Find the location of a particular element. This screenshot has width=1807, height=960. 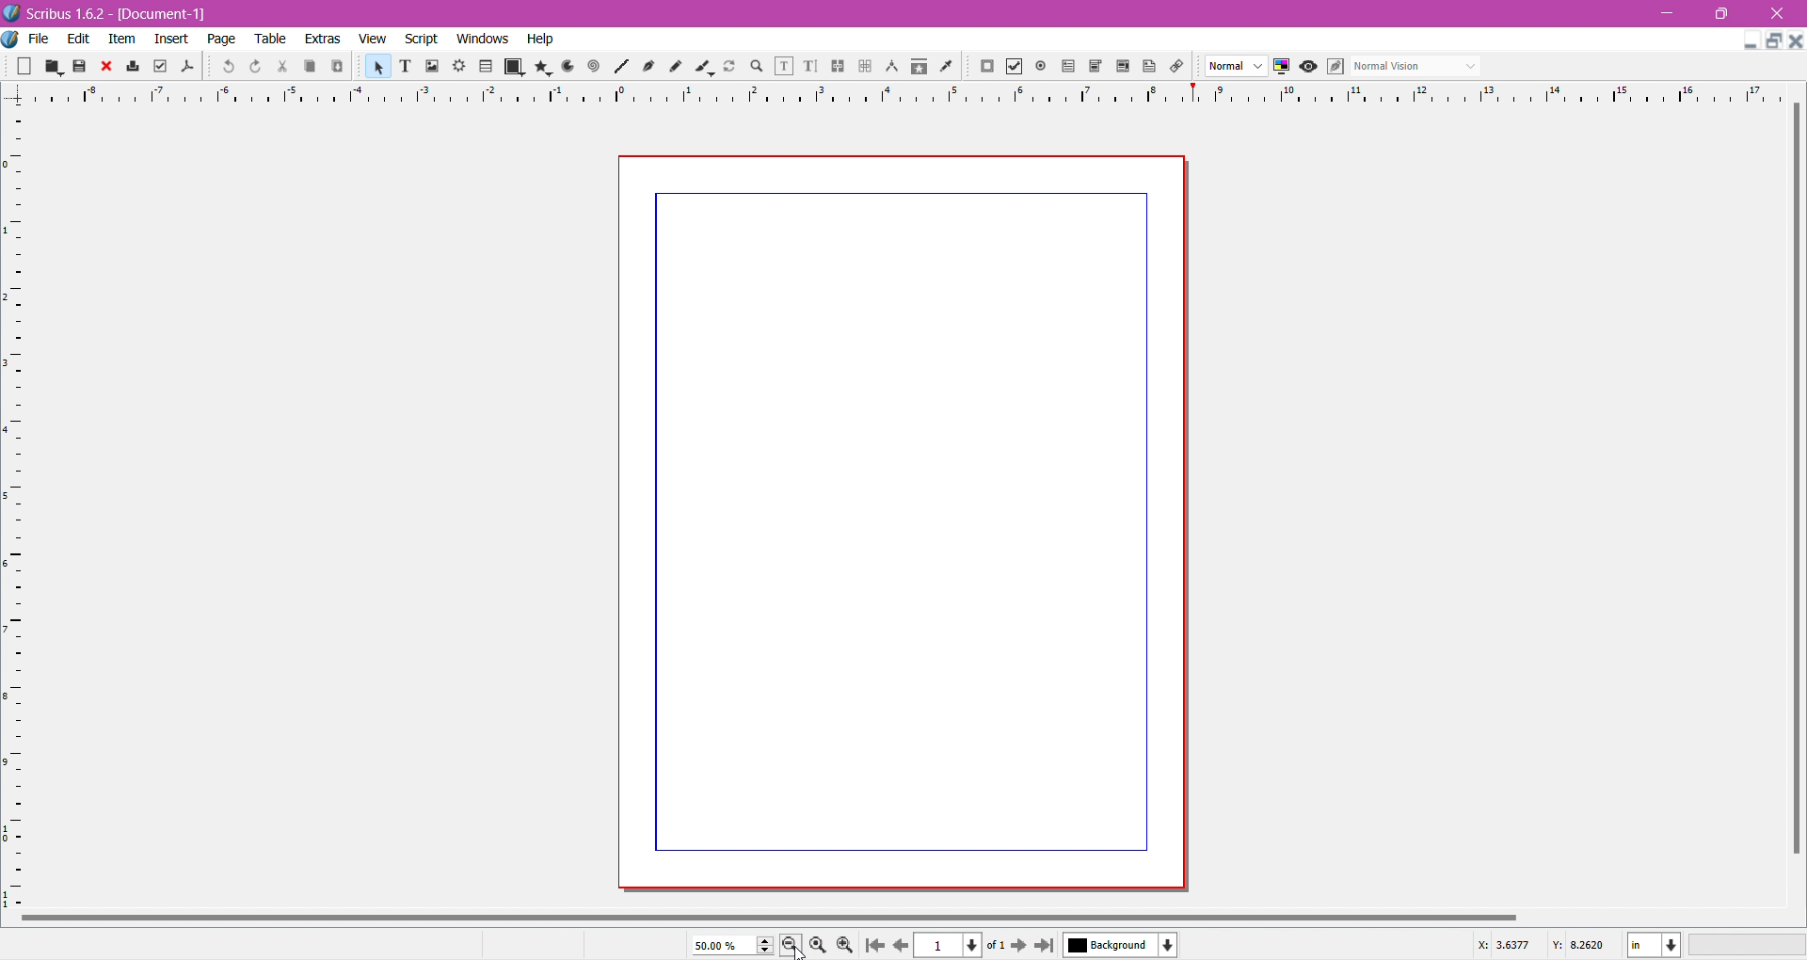

Extras is located at coordinates (320, 40).